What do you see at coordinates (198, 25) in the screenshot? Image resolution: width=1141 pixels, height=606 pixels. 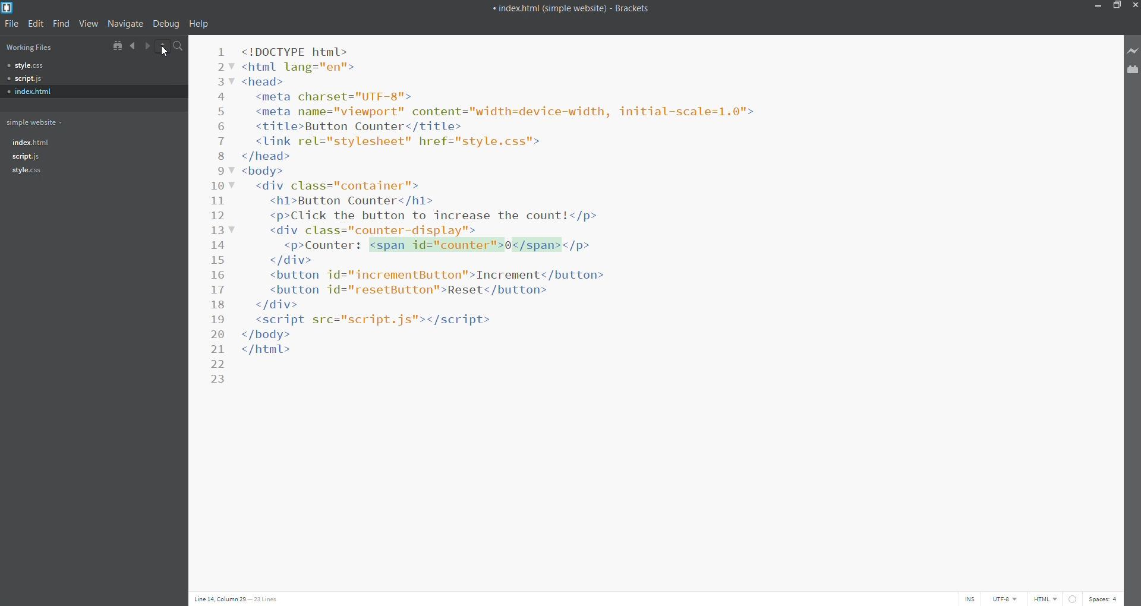 I see `help` at bounding box center [198, 25].